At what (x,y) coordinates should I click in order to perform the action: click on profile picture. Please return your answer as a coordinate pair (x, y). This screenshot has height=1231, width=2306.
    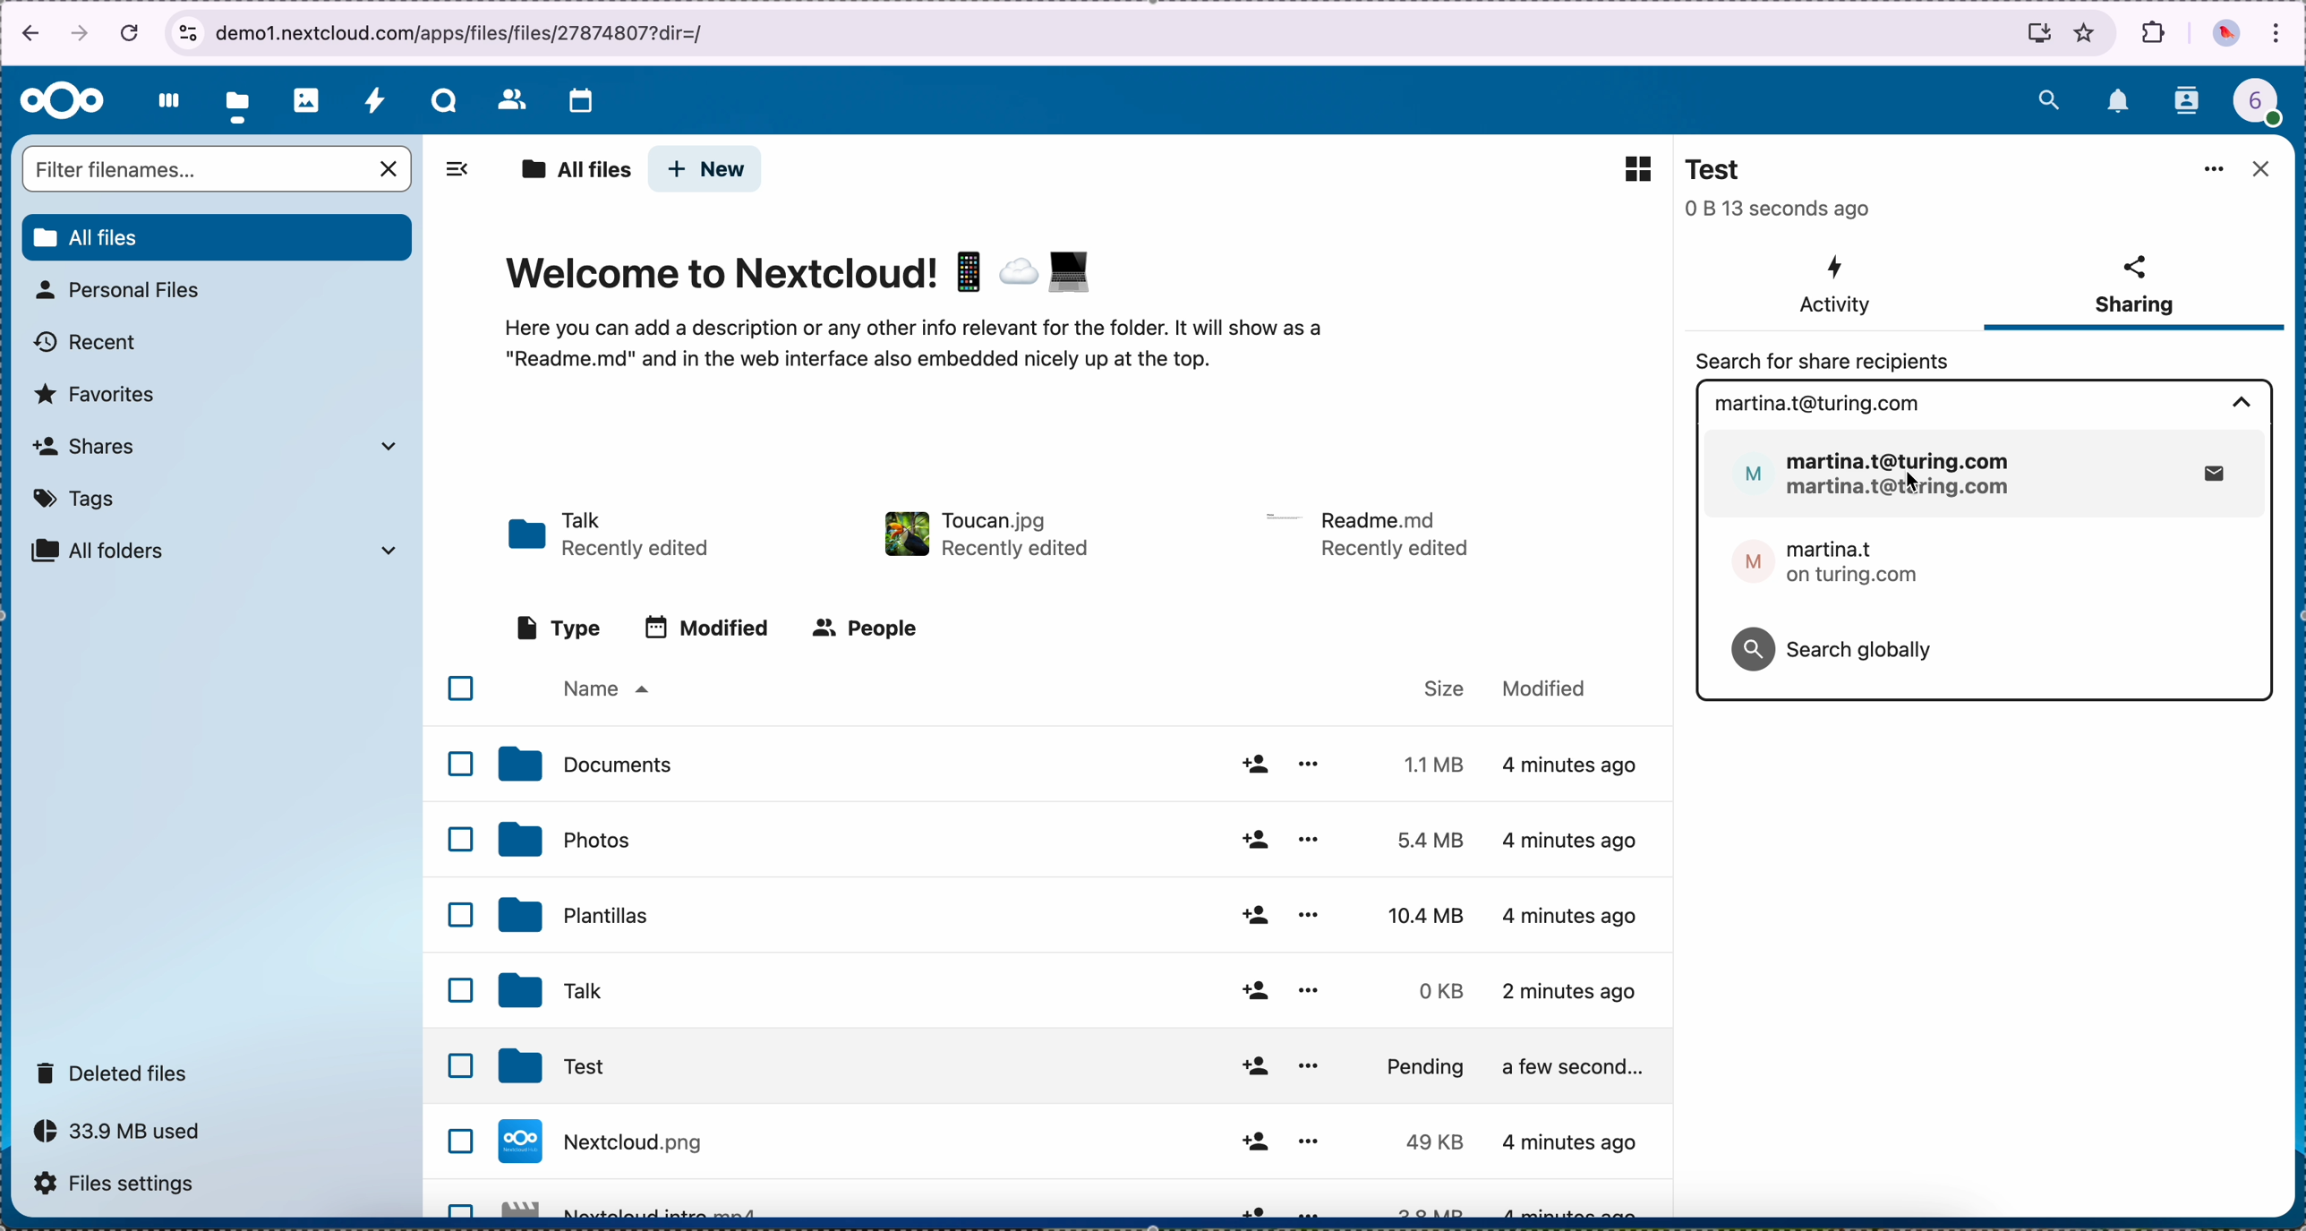
    Looking at the image, I should click on (2226, 36).